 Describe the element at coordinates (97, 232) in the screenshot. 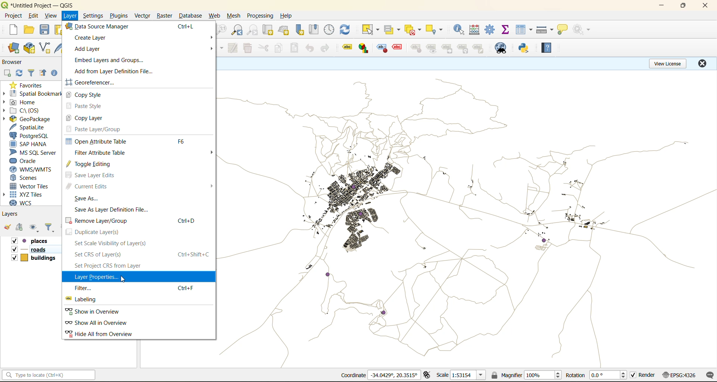

I see `duplicate` at that location.